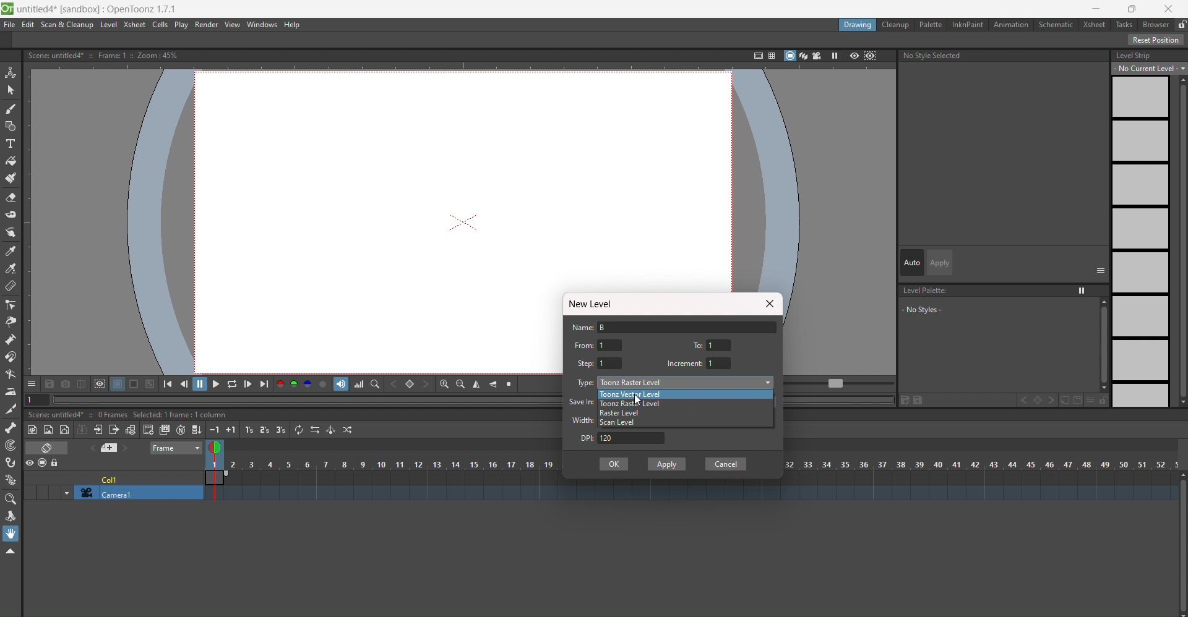 The height and width of the screenshot is (617, 1188). What do you see at coordinates (11, 500) in the screenshot?
I see `magnifier tool` at bounding box center [11, 500].